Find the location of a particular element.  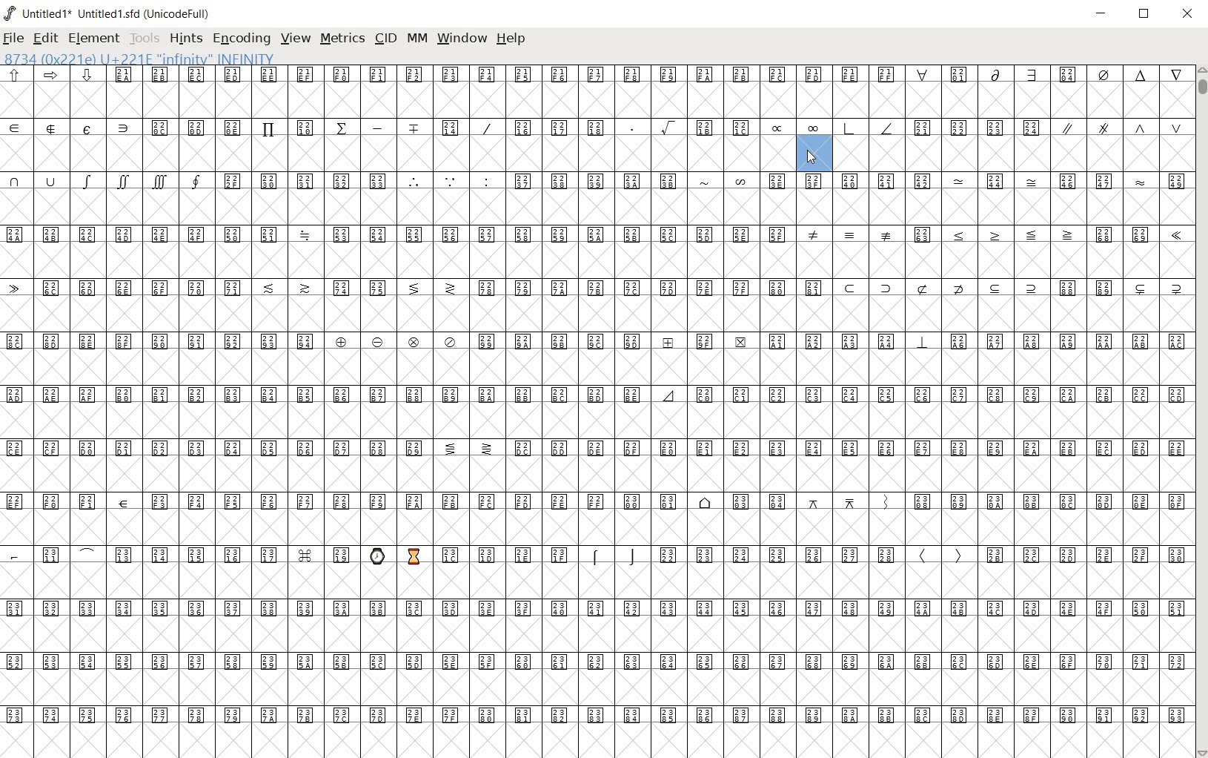

emojis is located at coordinates (395, 555).